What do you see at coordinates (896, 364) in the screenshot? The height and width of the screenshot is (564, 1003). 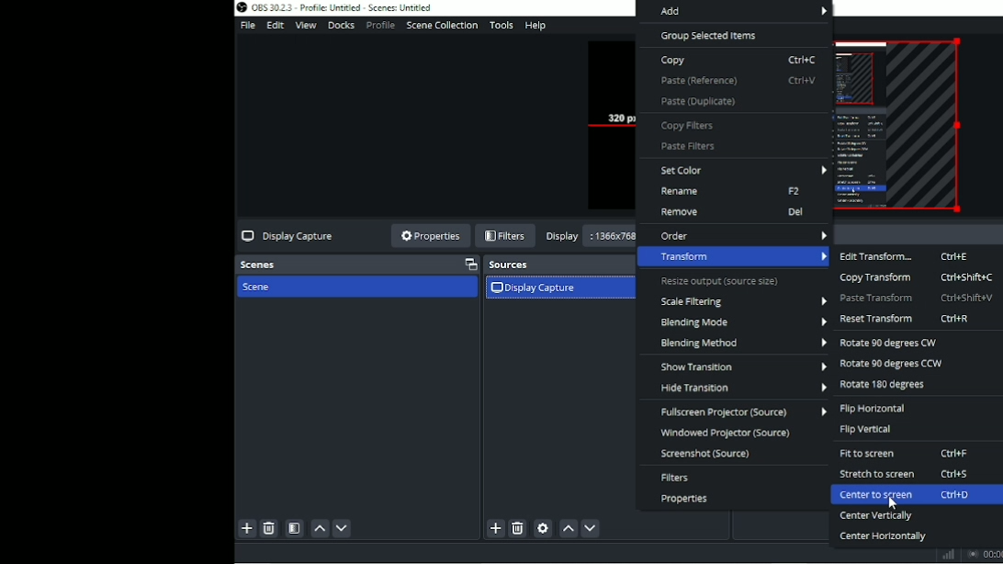 I see `Rotate 90 degrees CCW` at bounding box center [896, 364].